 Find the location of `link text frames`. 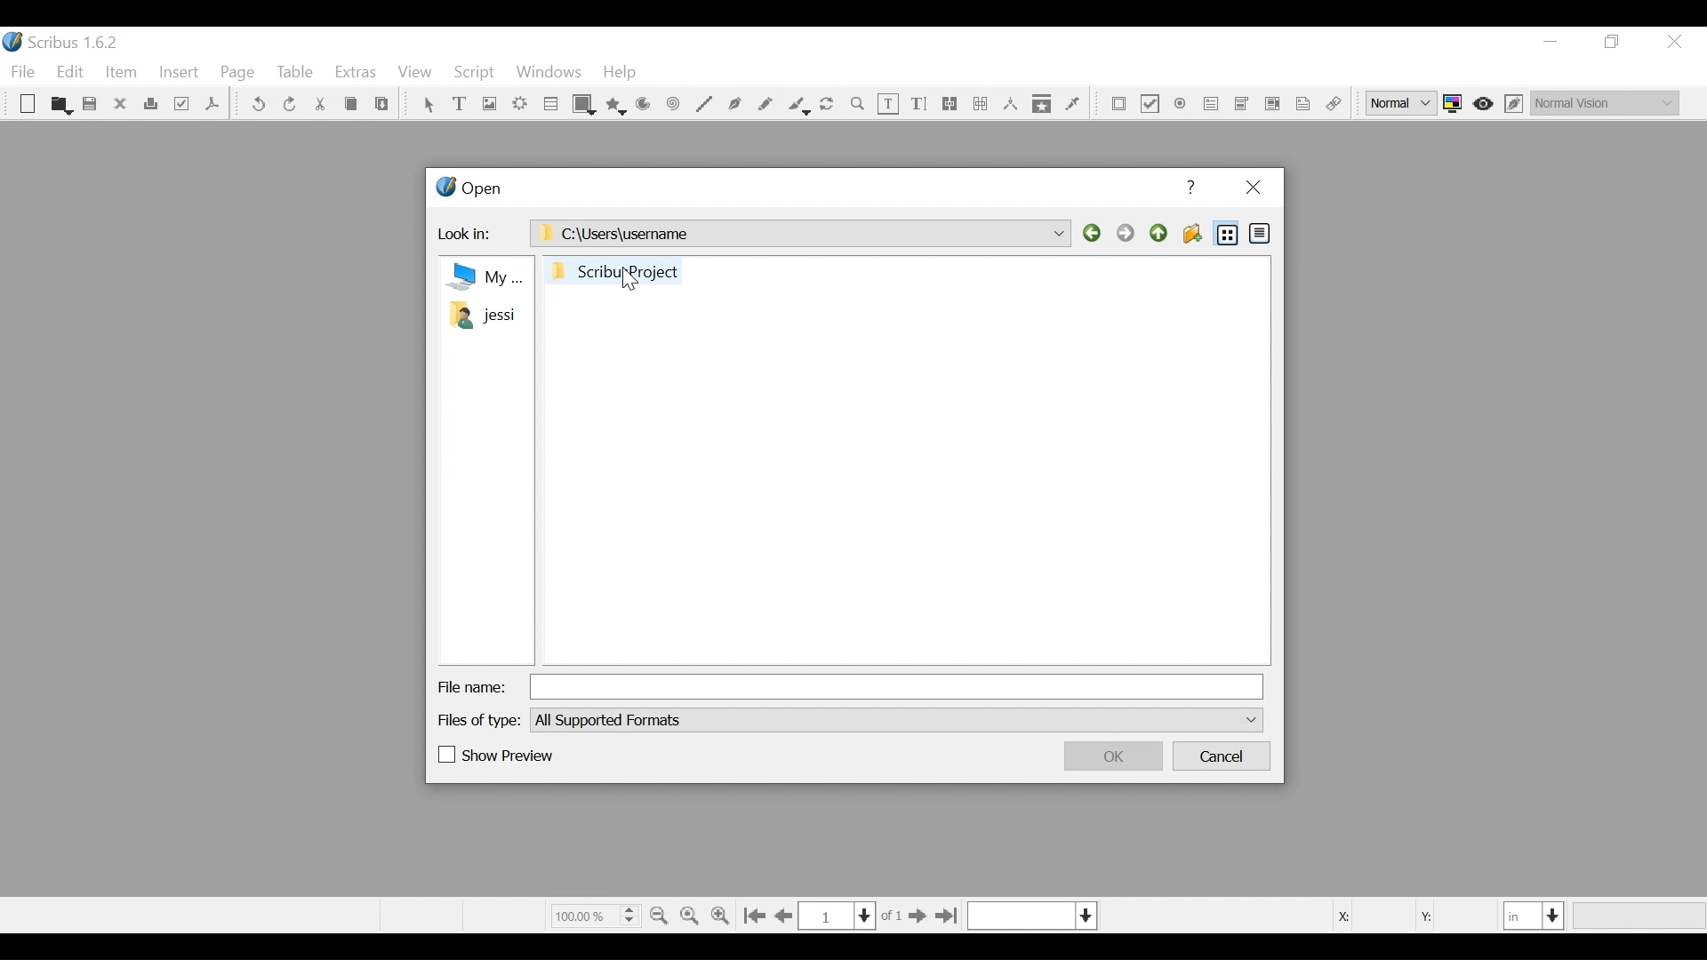

link text frames is located at coordinates (950, 104).